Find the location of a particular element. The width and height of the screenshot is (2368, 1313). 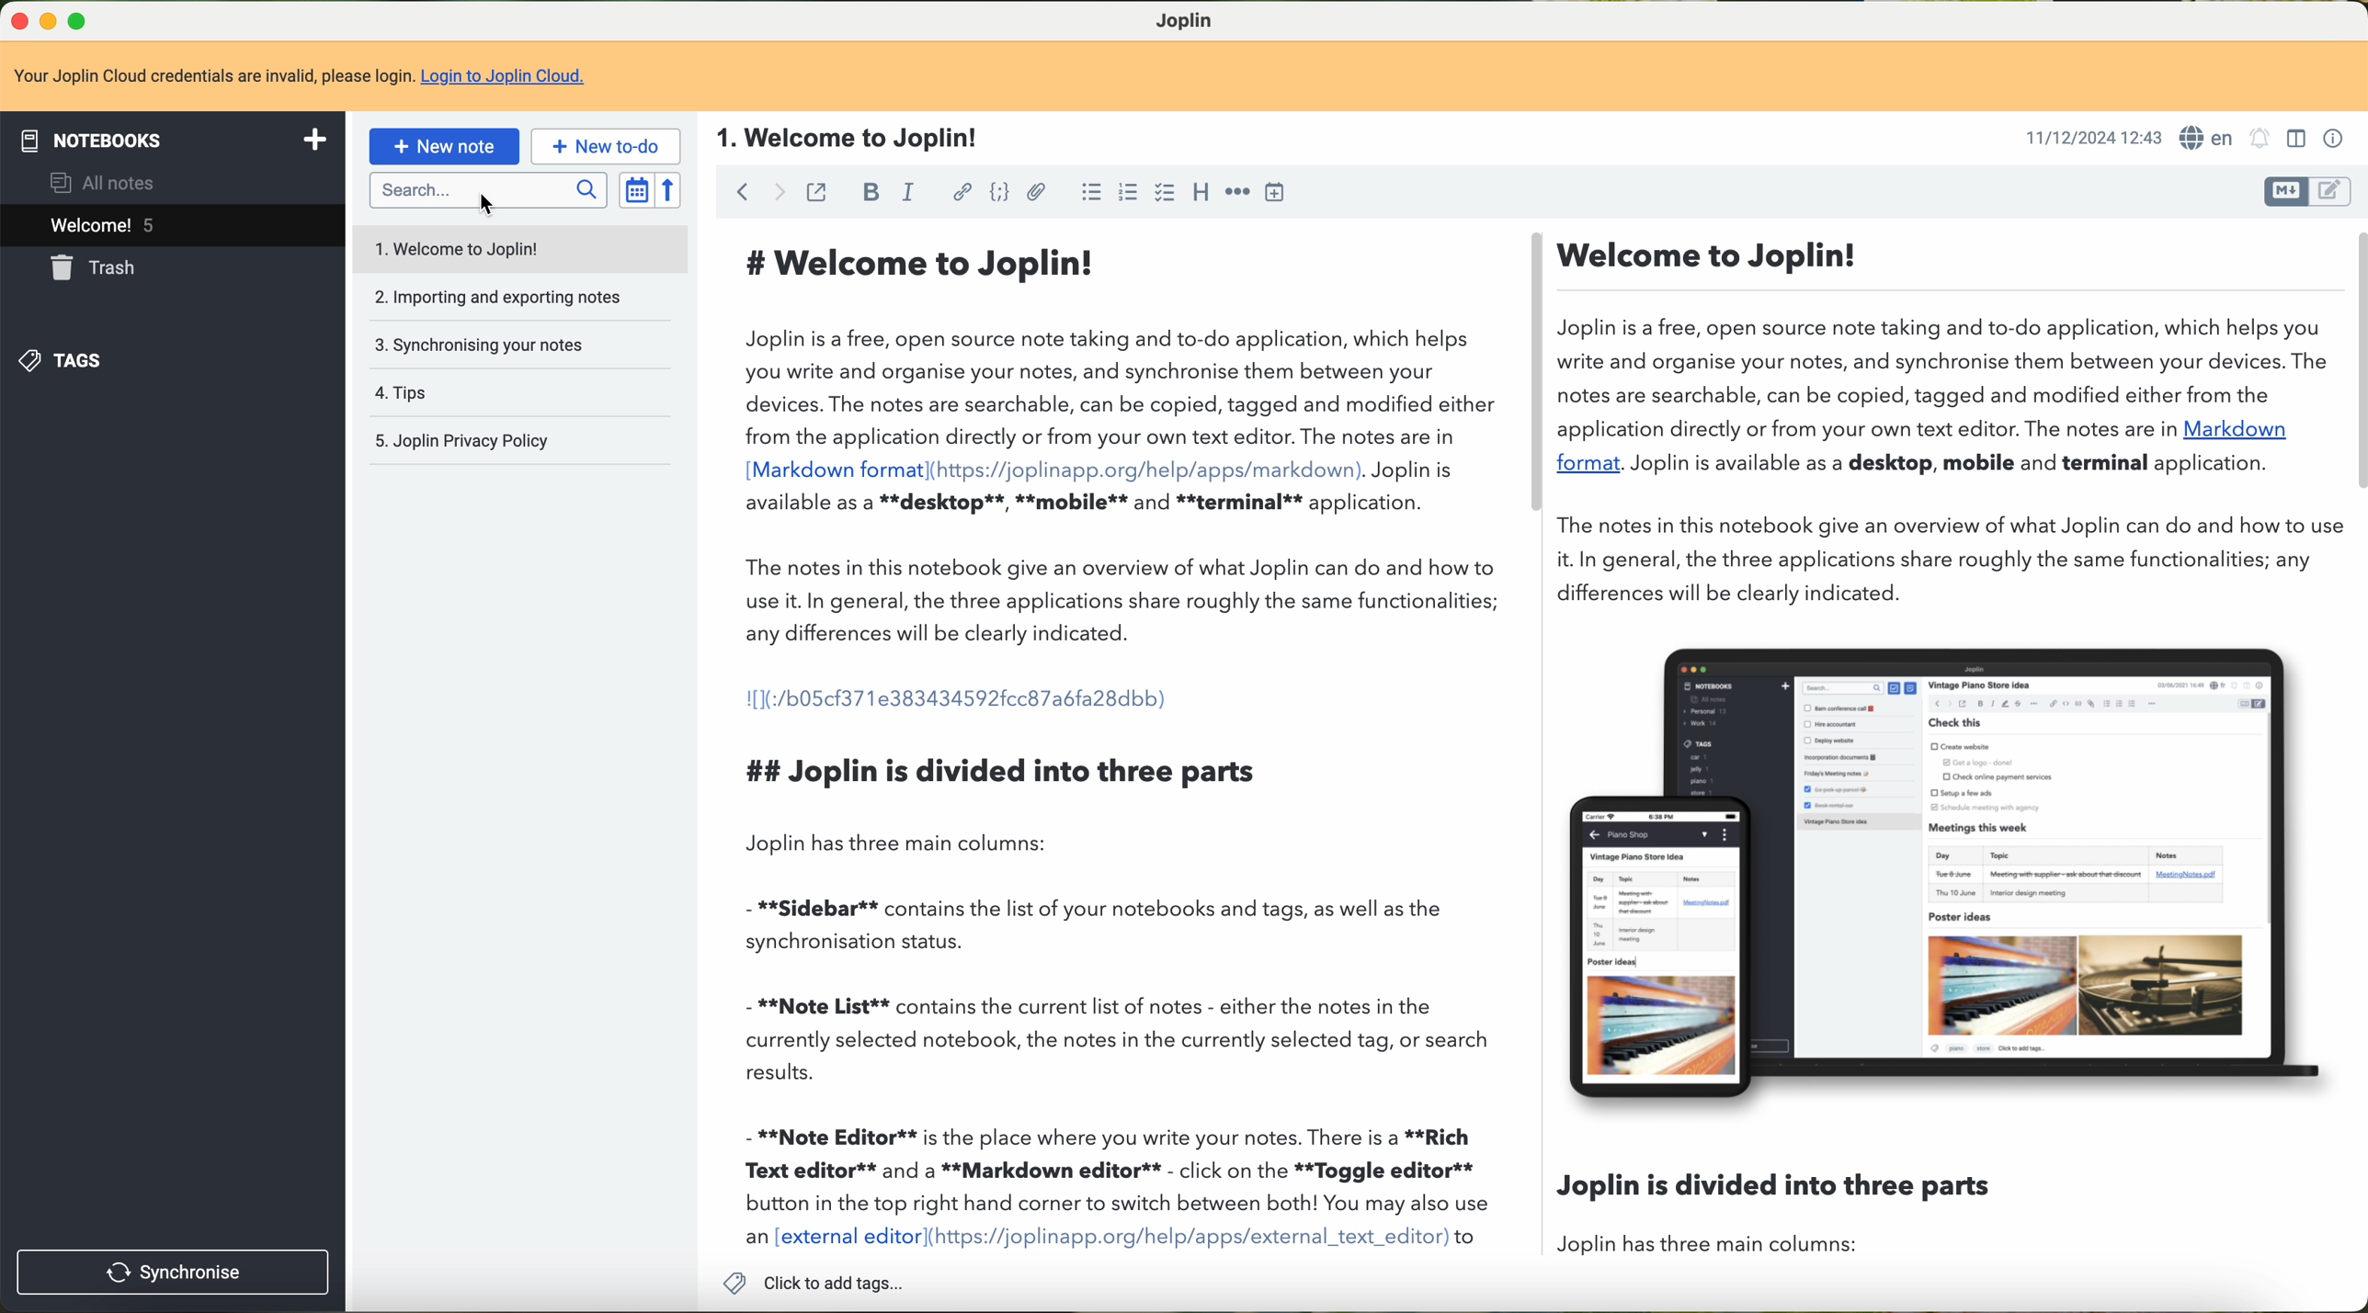

minimize Joplin is located at coordinates (49, 22).